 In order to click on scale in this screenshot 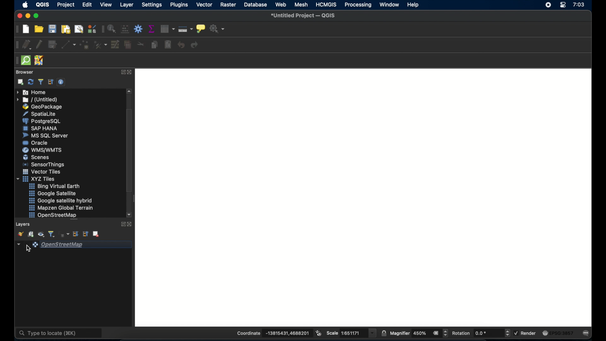, I will do `click(350, 333)`.